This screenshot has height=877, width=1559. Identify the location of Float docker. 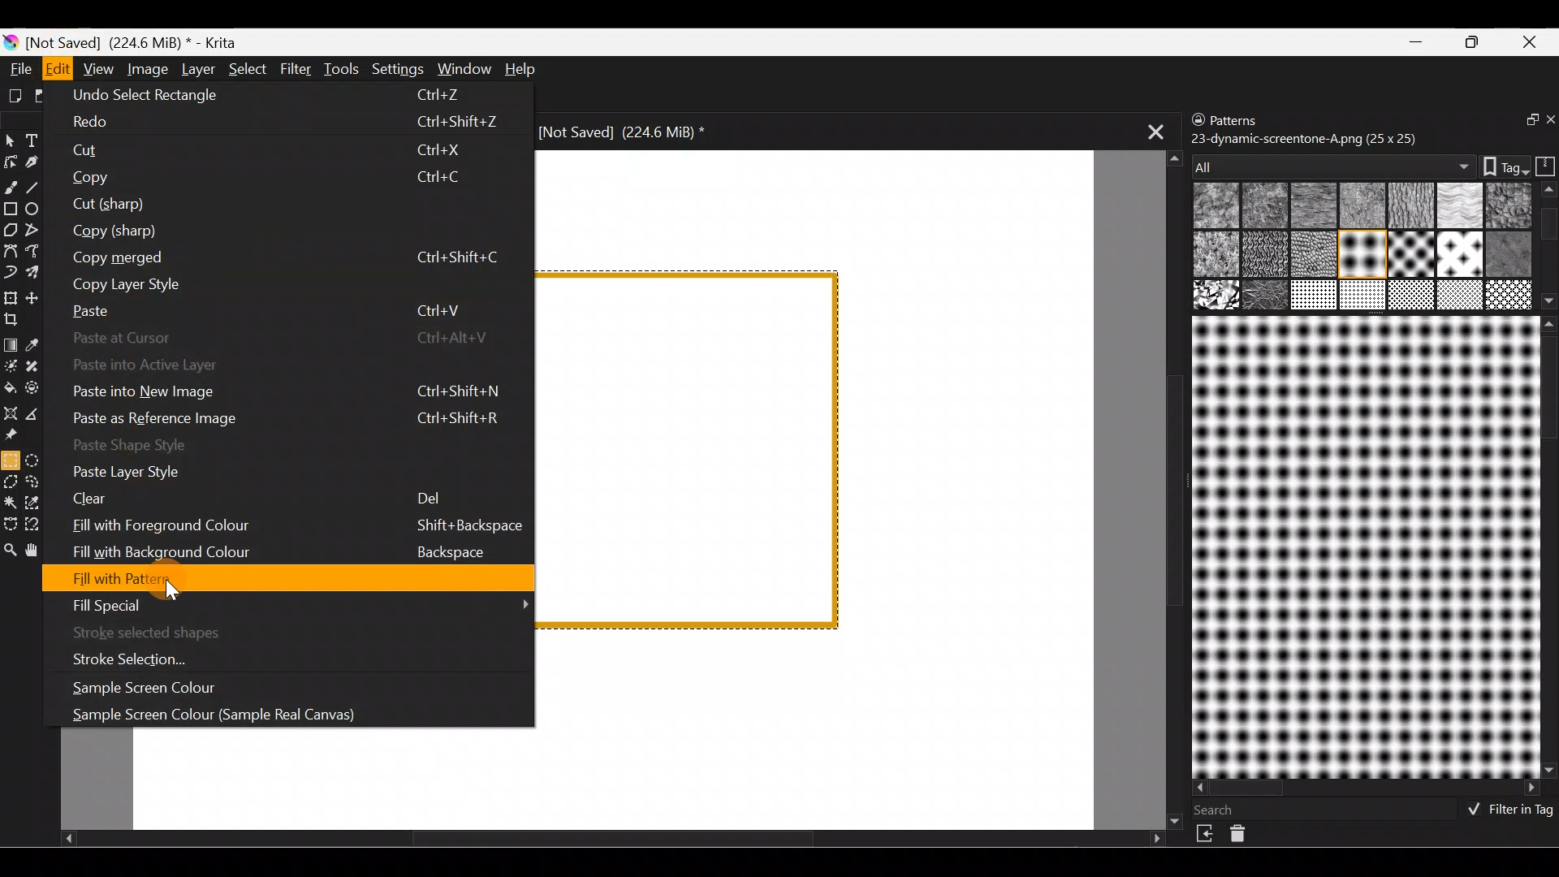
(1522, 121).